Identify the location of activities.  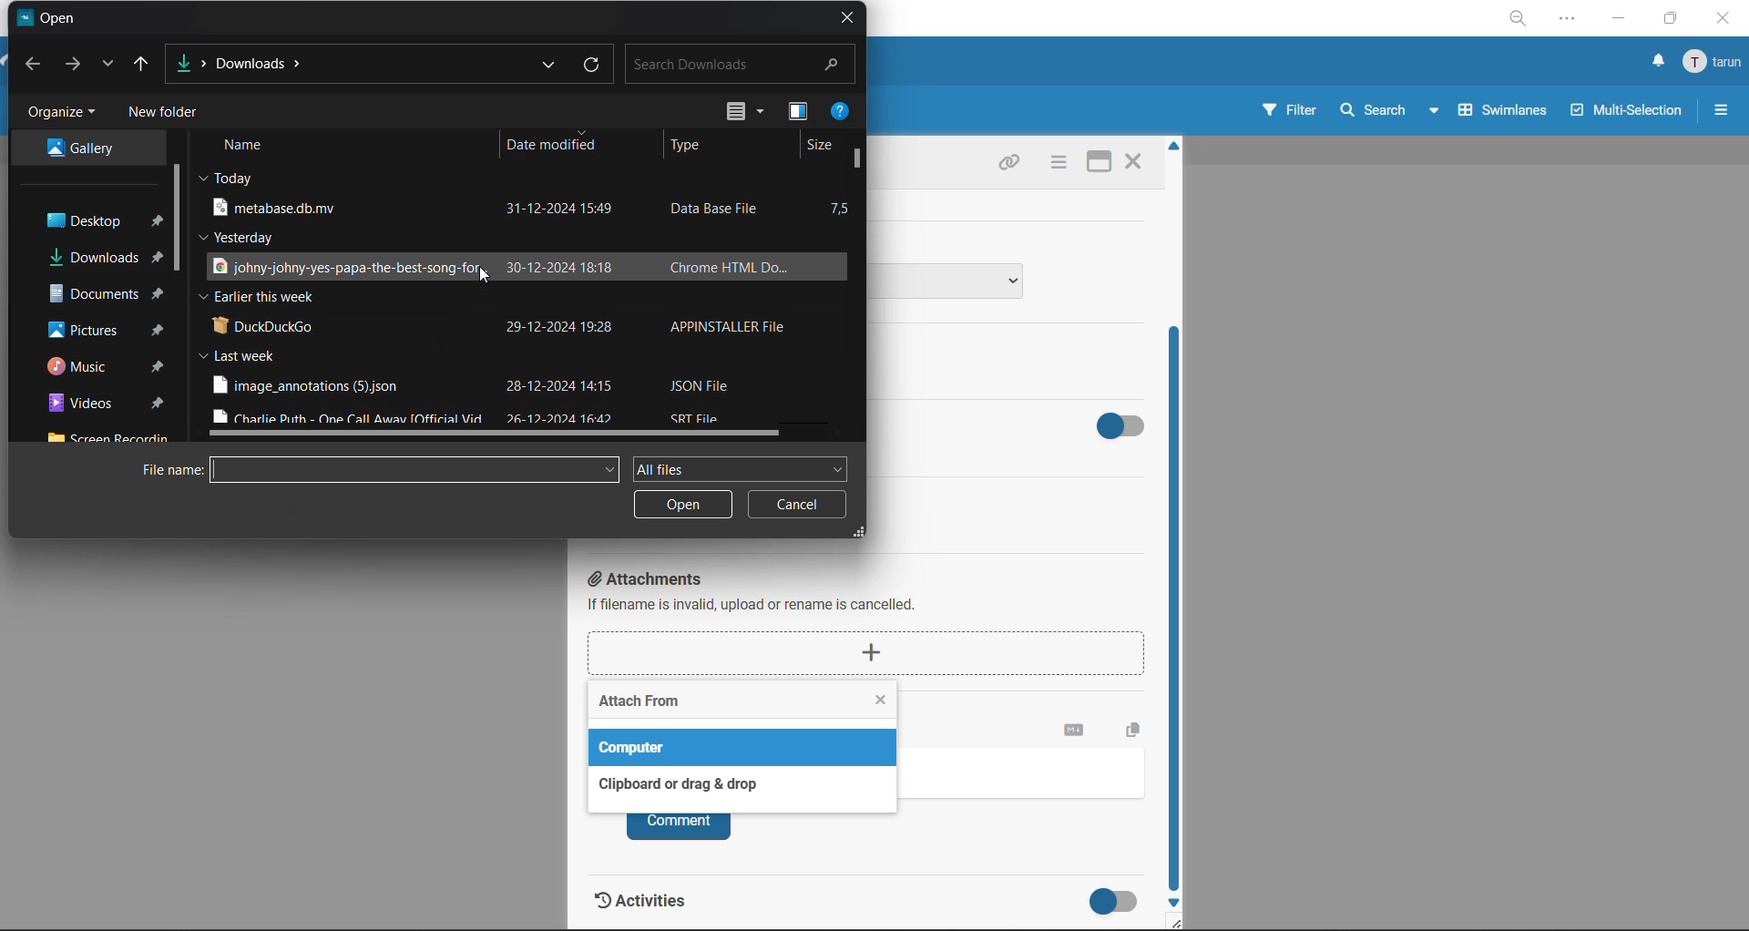
(656, 905).